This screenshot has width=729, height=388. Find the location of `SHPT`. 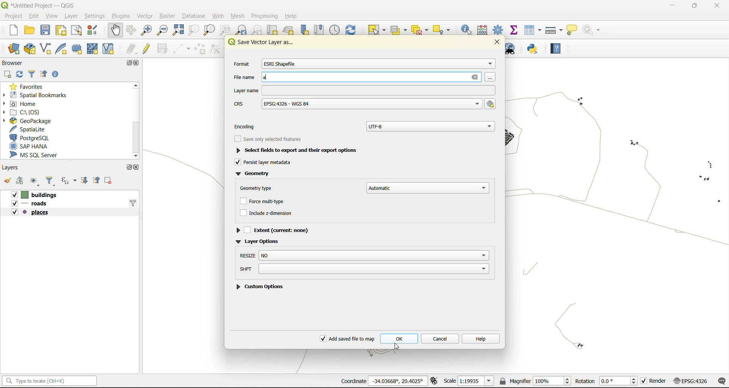

SHPT is located at coordinates (363, 269).